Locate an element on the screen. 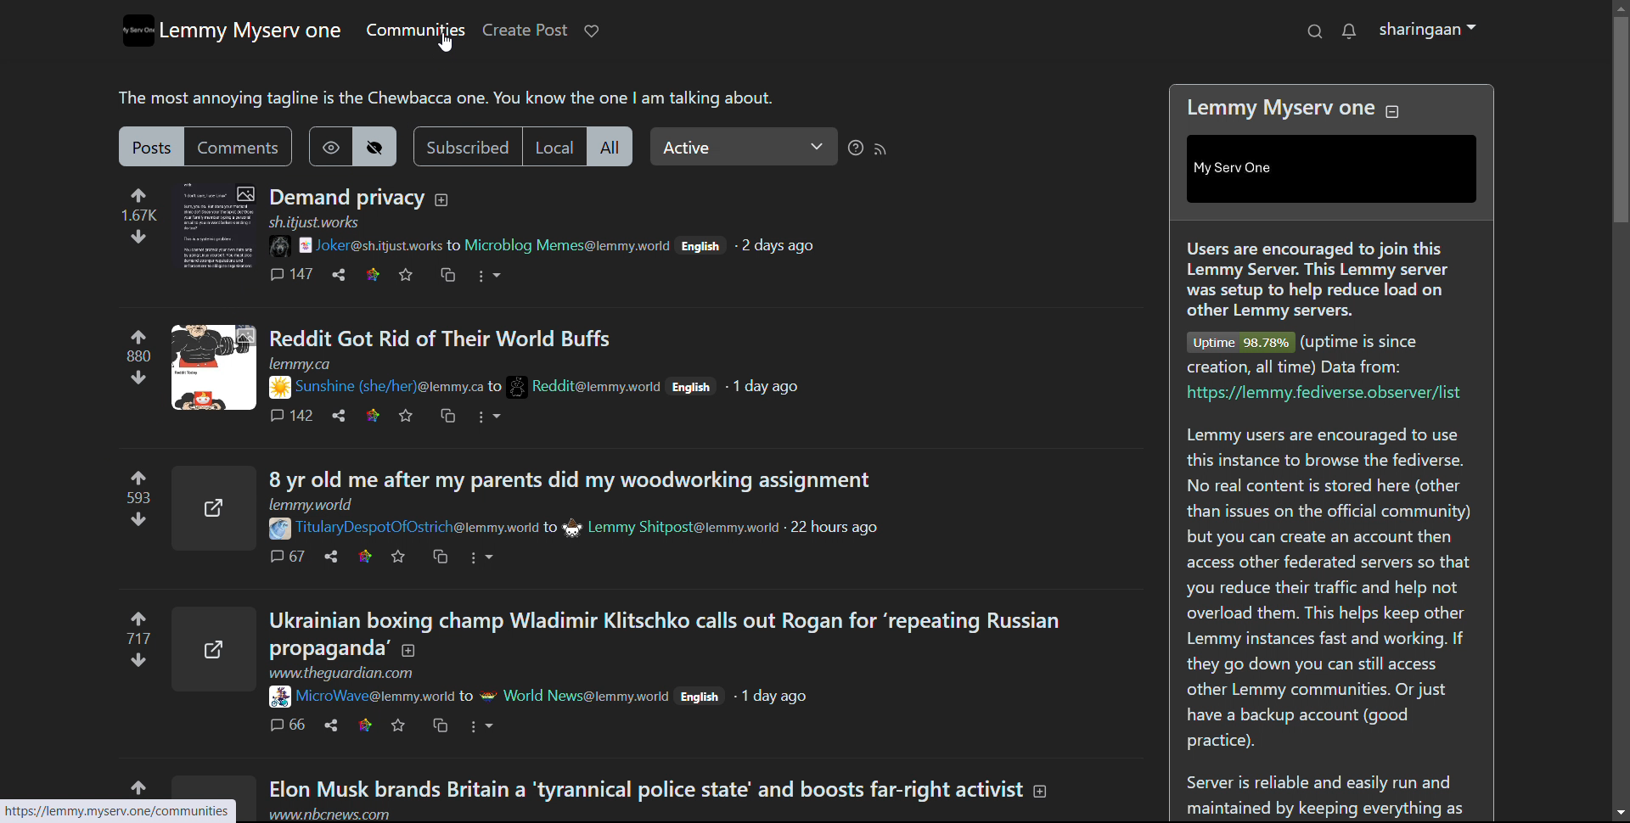 This screenshot has width=1630, height=823. 67 comments is located at coordinates (285, 556).